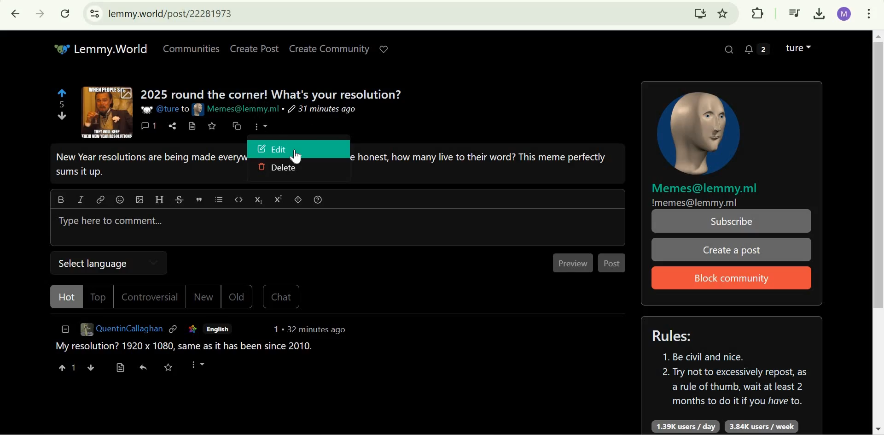 The image size is (884, 435). What do you see at coordinates (100, 297) in the screenshot?
I see `Top` at bounding box center [100, 297].